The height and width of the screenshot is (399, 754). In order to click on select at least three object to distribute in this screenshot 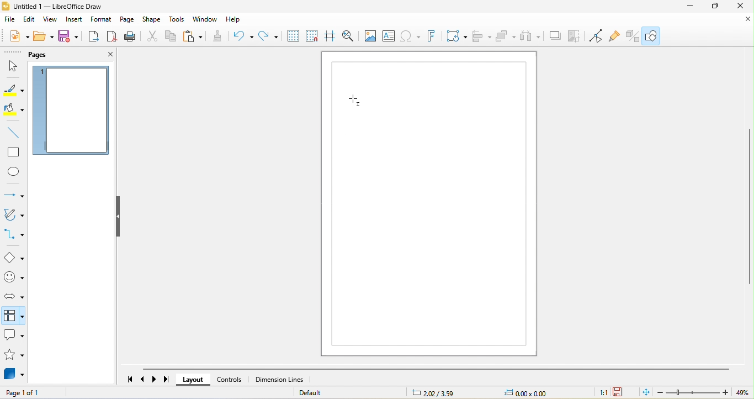, I will do `click(534, 36)`.